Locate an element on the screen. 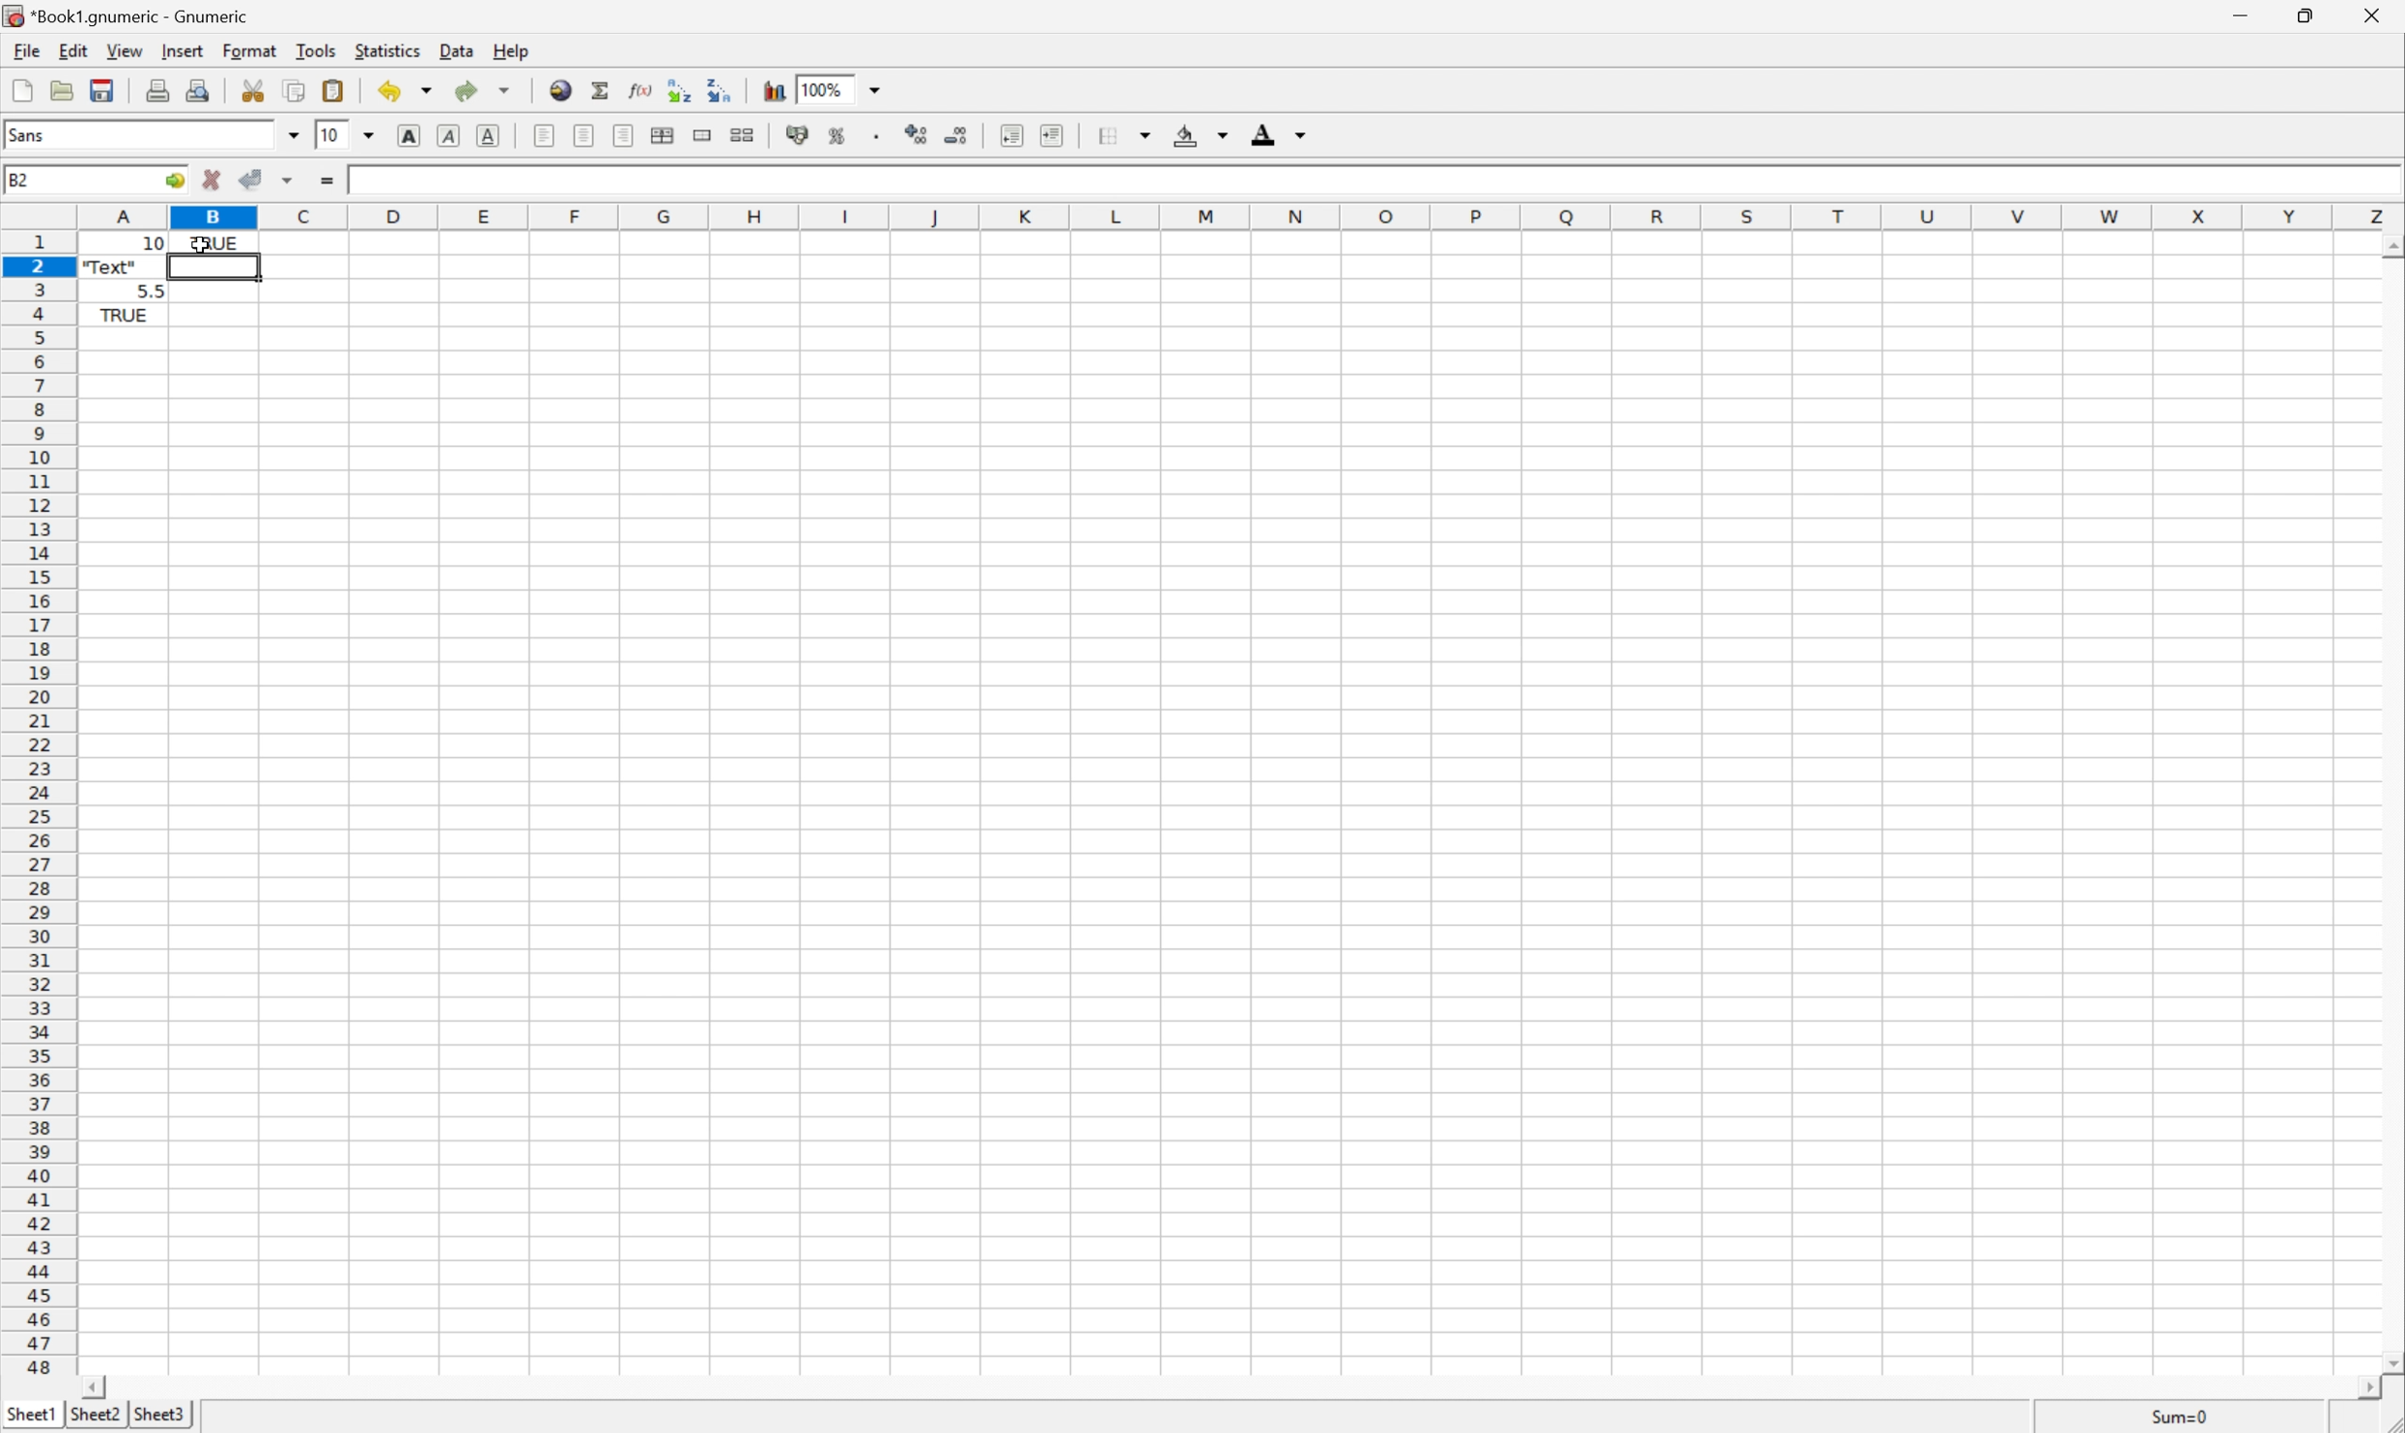  Scroll Left is located at coordinates (92, 1387).